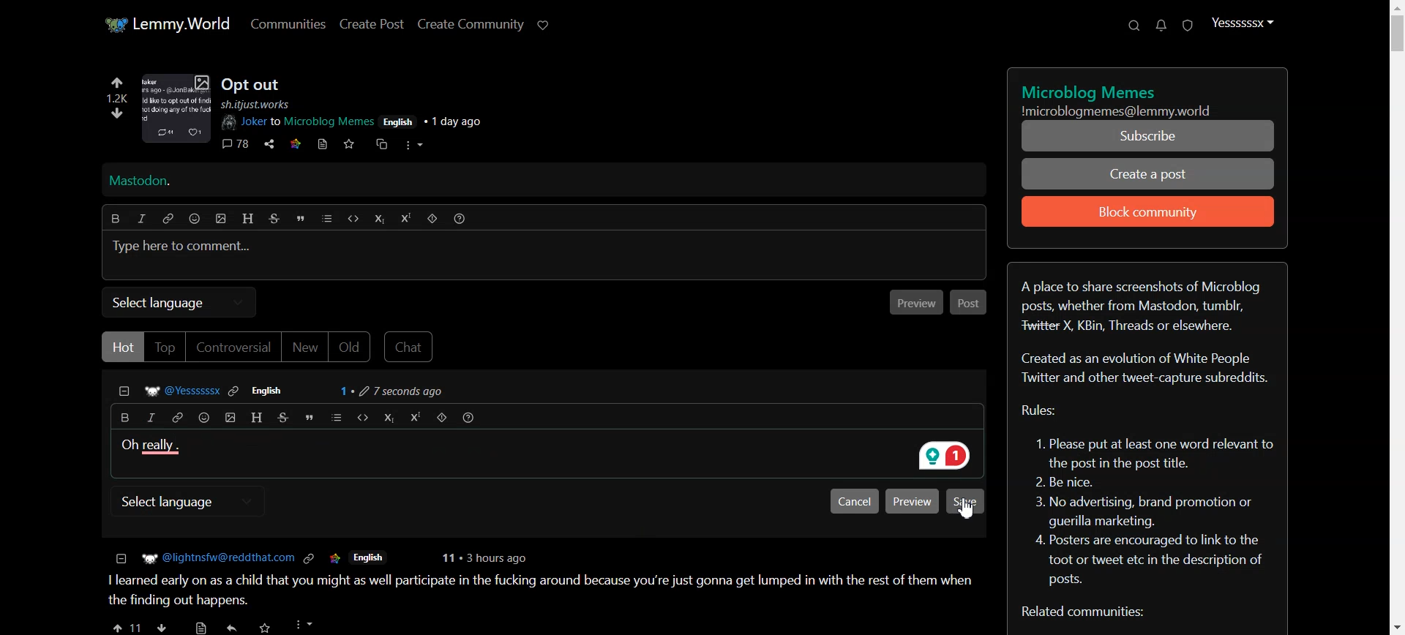 Image resolution: width=1405 pixels, height=635 pixels. Describe the element at coordinates (968, 509) in the screenshot. I see `Cursor` at that location.